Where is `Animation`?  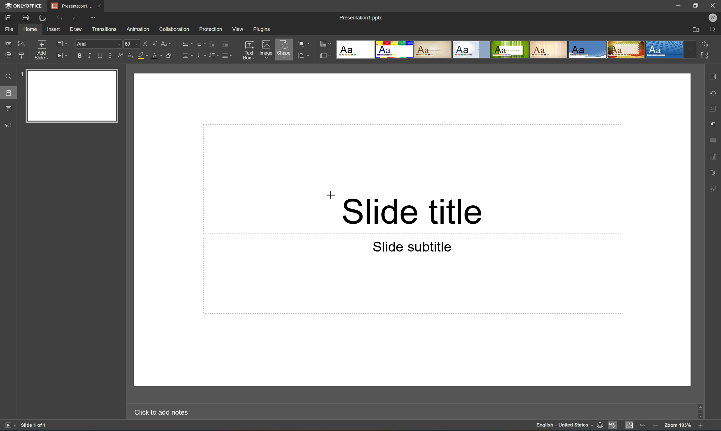 Animation is located at coordinates (139, 30).